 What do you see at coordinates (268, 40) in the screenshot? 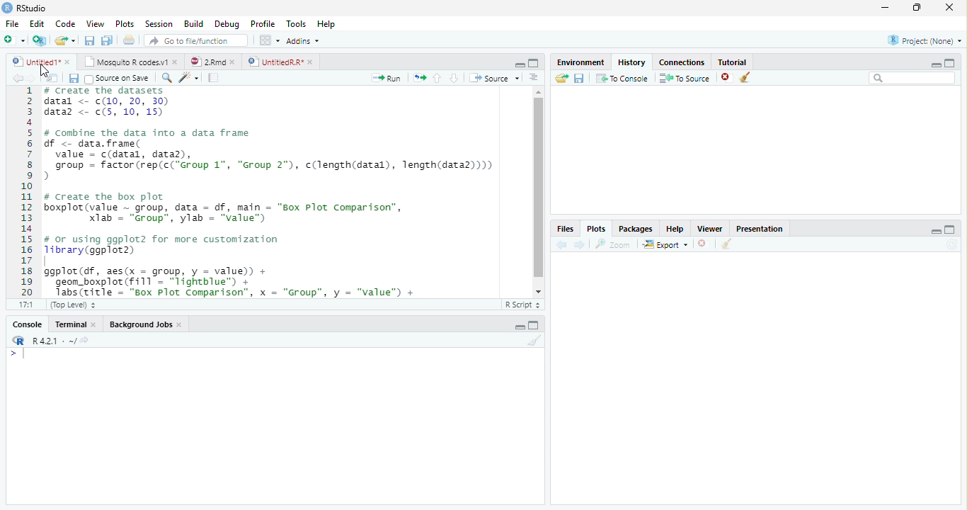
I see `Workspace panes` at bounding box center [268, 40].